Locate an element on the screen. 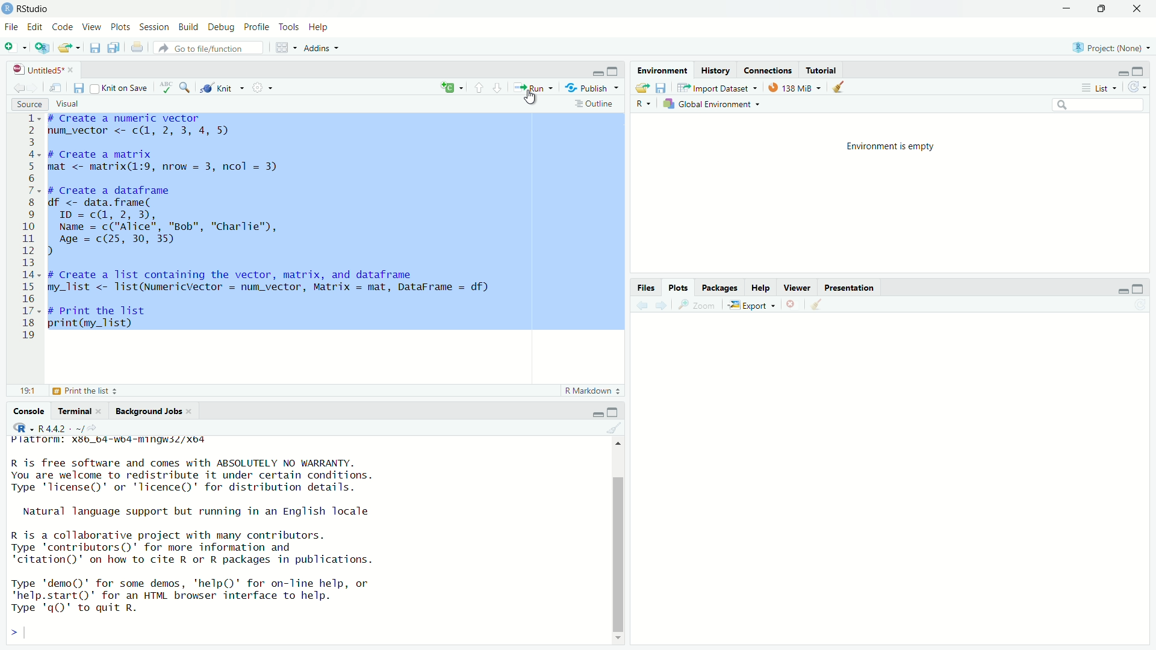  R~ is located at coordinates (644, 102).